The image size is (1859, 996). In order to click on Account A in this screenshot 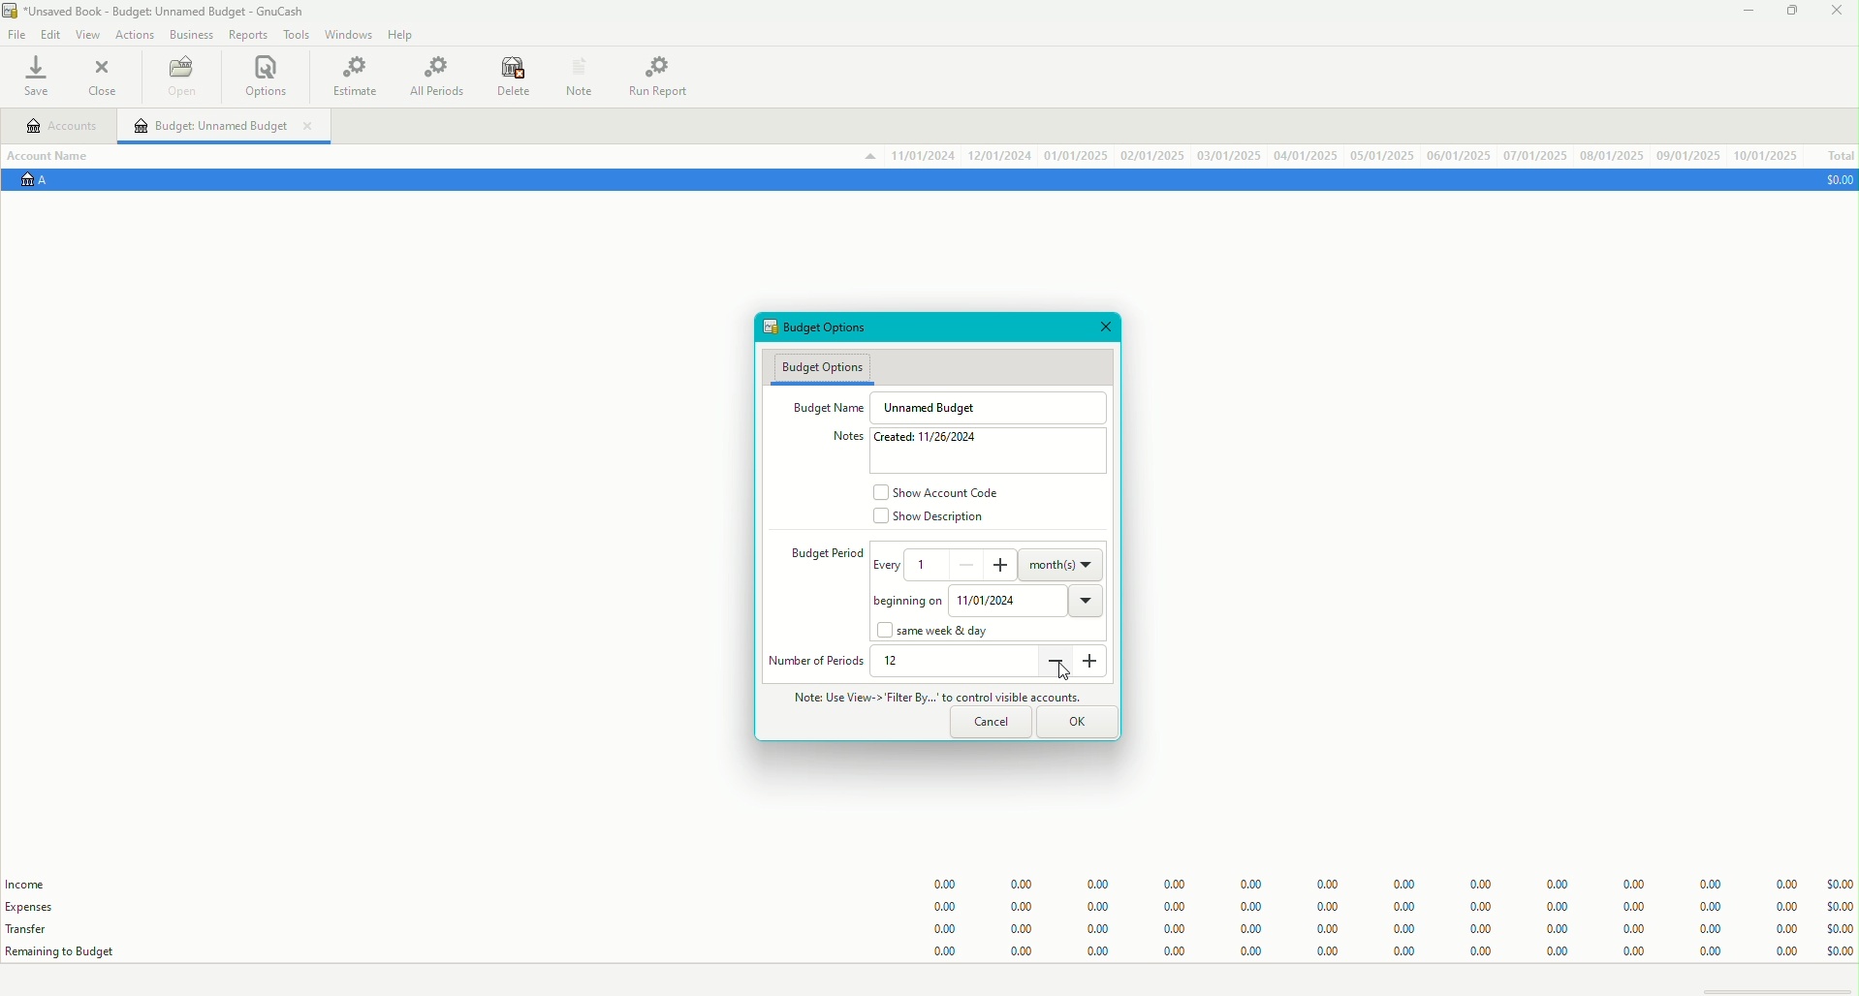, I will do `click(44, 182)`.